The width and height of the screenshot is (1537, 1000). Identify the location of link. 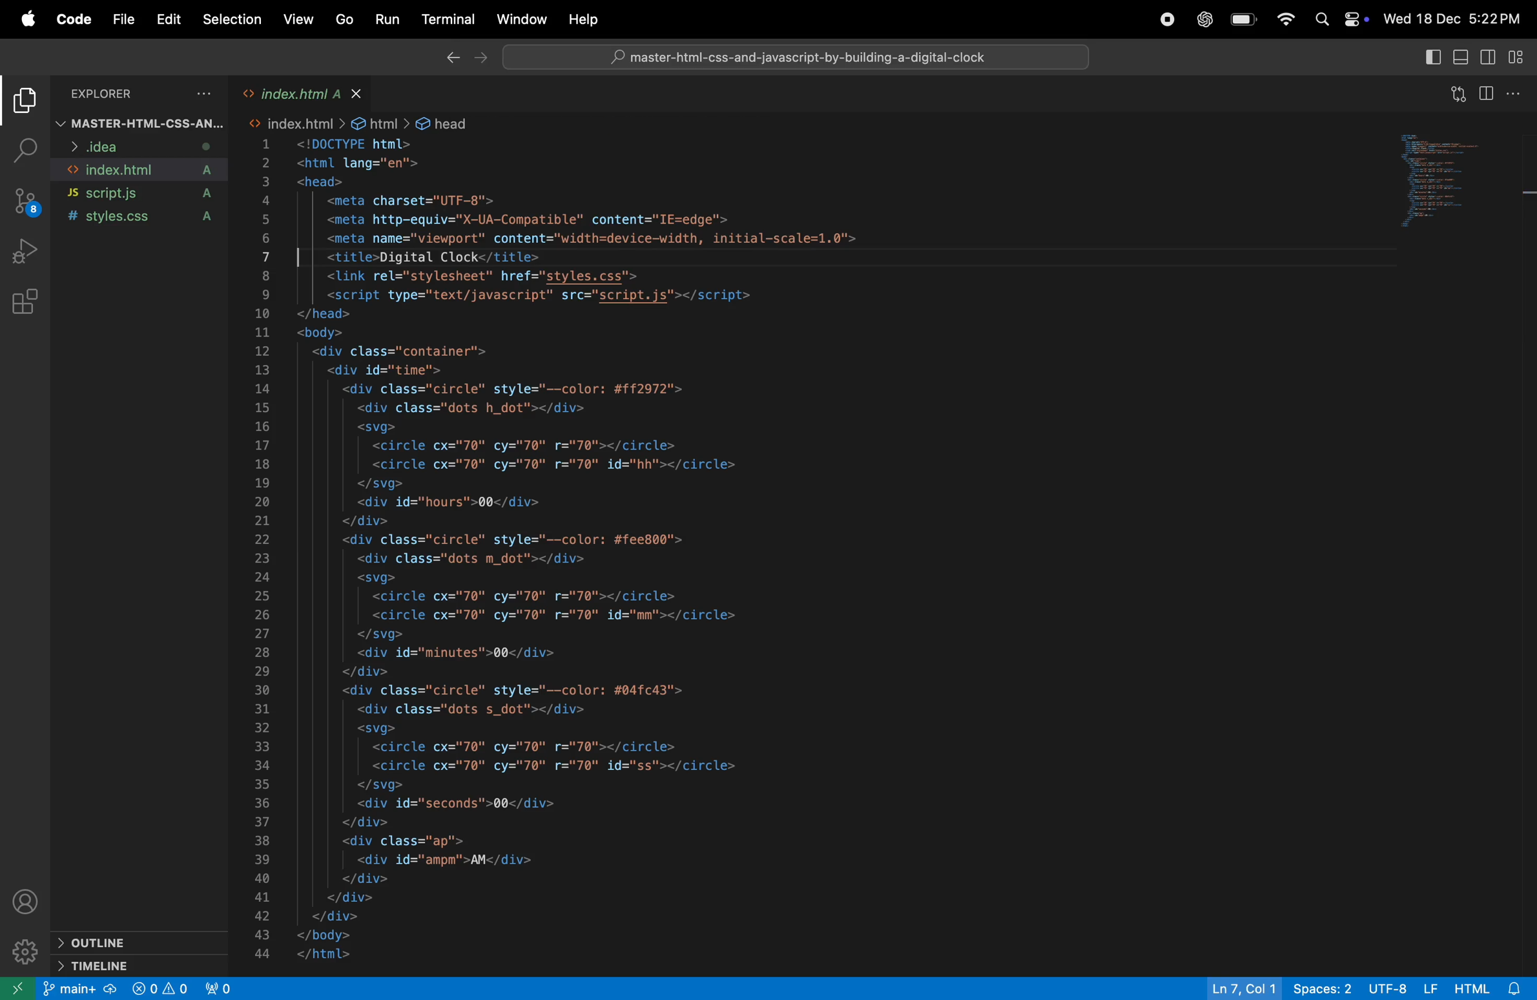
(541, 121).